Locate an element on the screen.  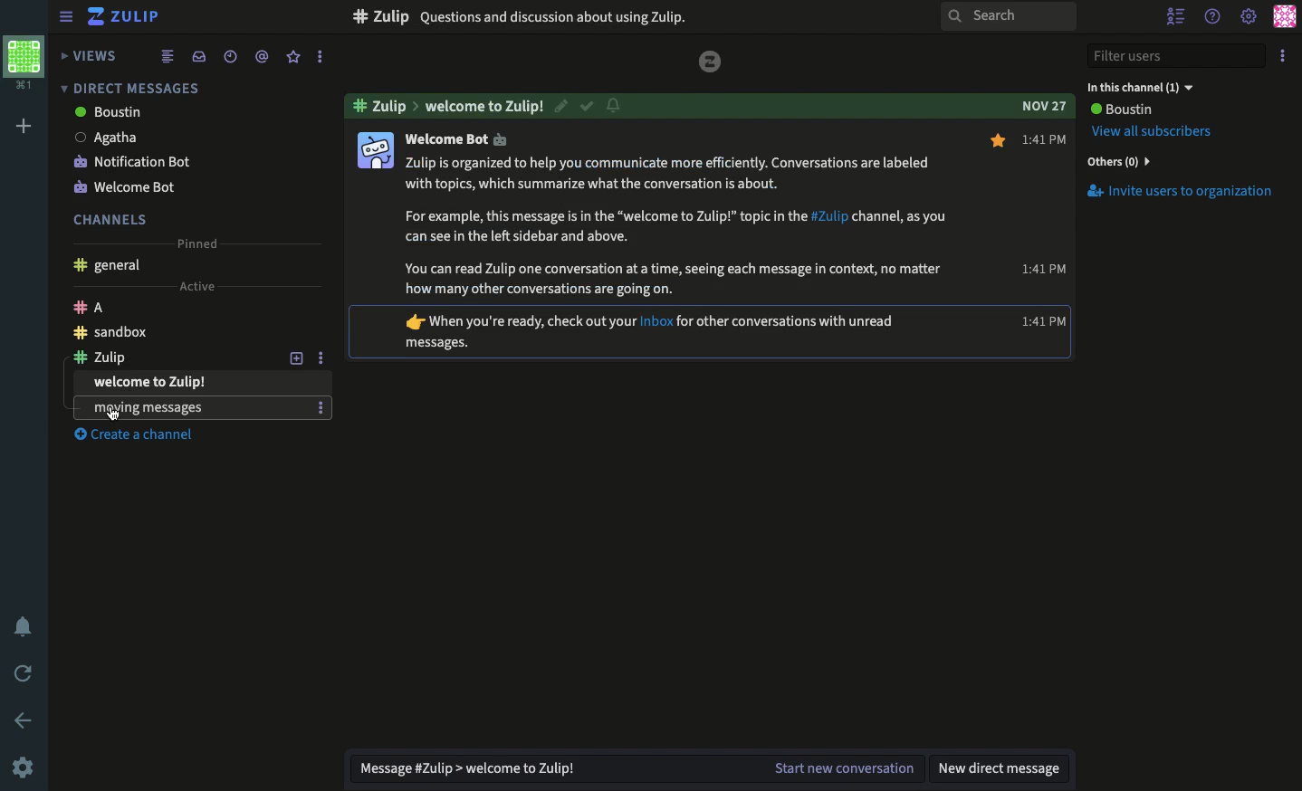
Profile is located at coordinates (1284, 16).